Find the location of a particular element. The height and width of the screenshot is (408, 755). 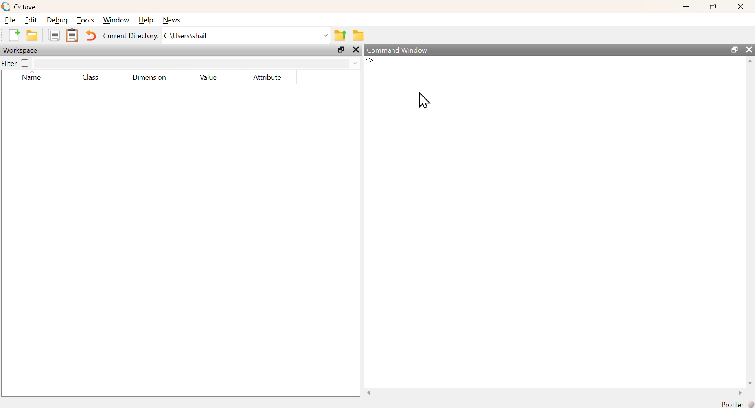

open an existing file in editor is located at coordinates (31, 36).